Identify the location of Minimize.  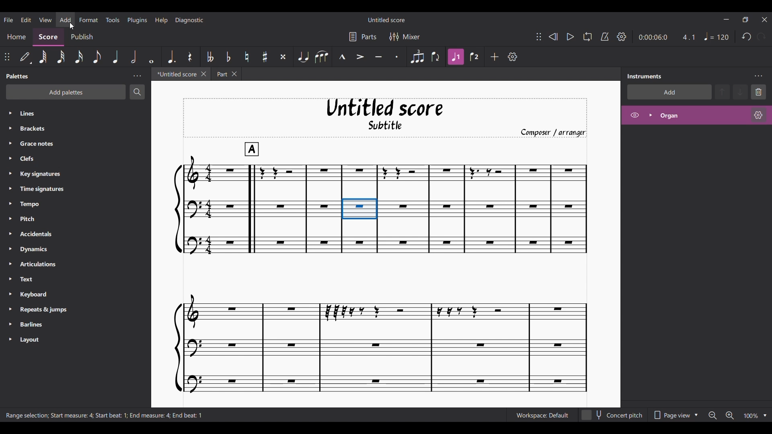
(726, 19).